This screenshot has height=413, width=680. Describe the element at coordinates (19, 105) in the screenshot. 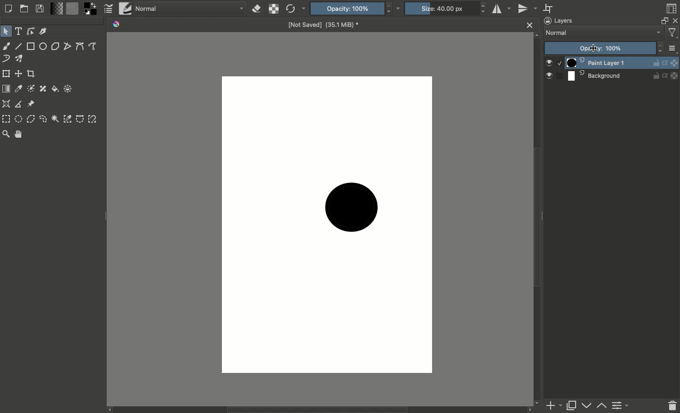

I see `Measure distance` at that location.